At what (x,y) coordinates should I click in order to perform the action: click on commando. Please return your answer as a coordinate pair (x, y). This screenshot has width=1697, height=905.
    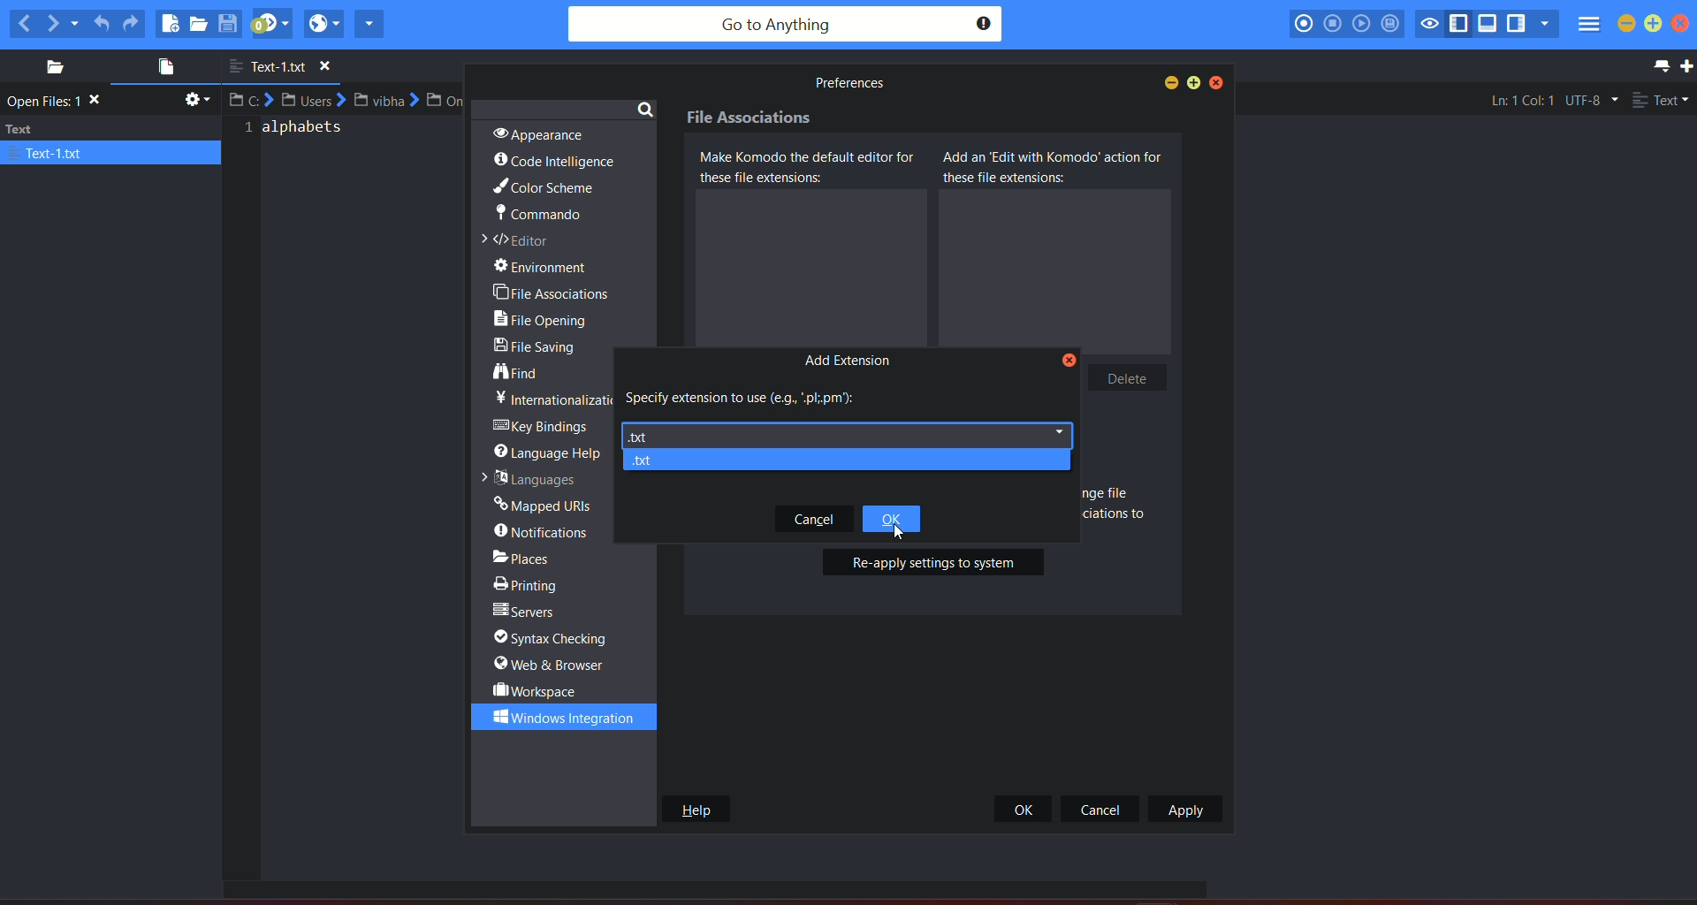
    Looking at the image, I should click on (537, 217).